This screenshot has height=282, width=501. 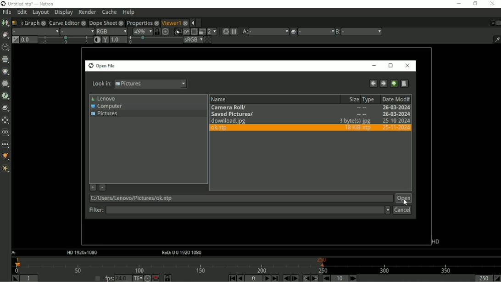 I want to click on close, so click(x=43, y=23).